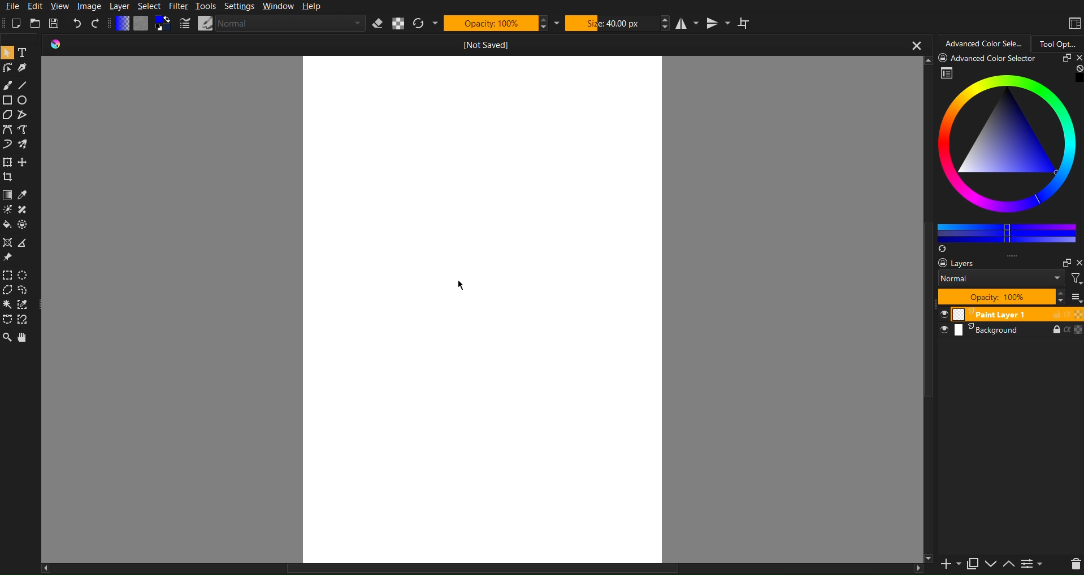 This screenshot has height=575, width=1084. What do you see at coordinates (1007, 297) in the screenshot?
I see `opacity 100%` at bounding box center [1007, 297].